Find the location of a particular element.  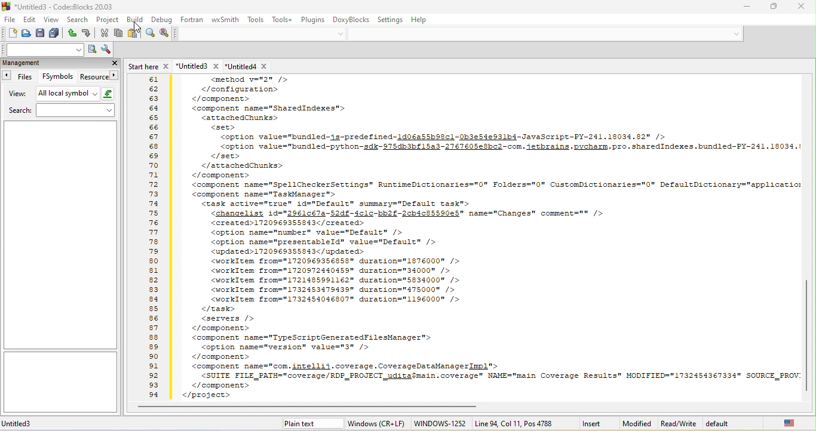

plain text is located at coordinates (308, 424).